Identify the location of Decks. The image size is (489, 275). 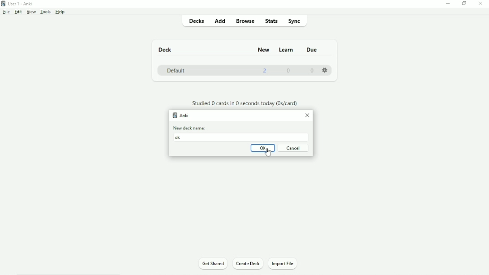
(196, 21).